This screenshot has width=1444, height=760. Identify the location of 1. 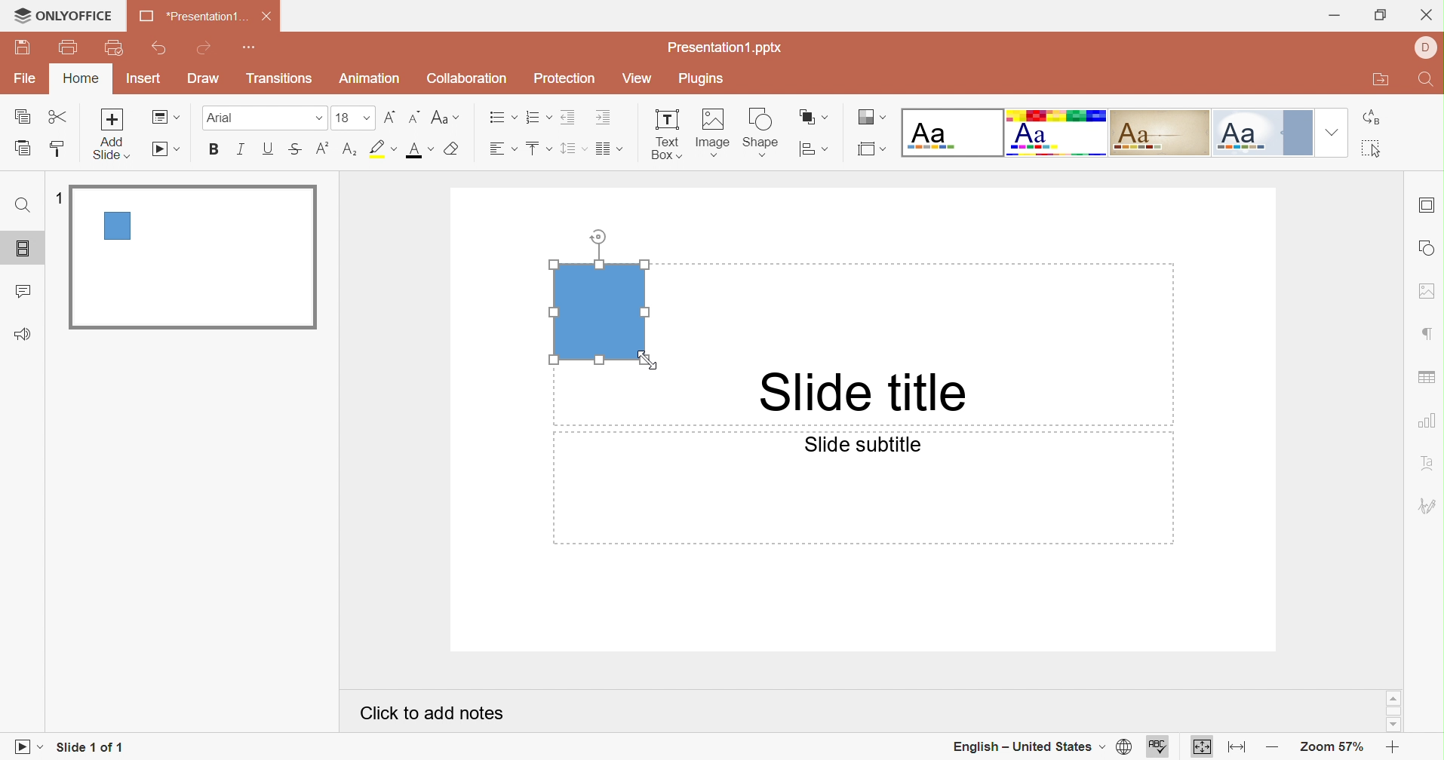
(61, 201).